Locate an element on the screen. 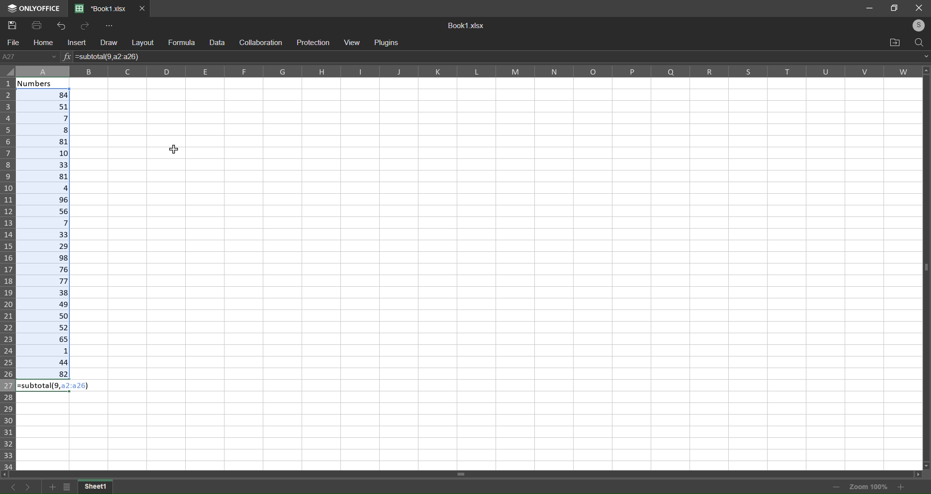 Image resolution: width=931 pixels, height=494 pixels. select all is located at coordinates (11, 72).